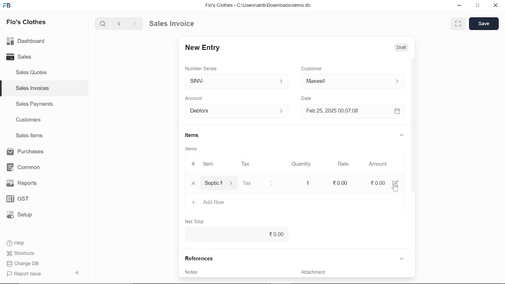 This screenshot has width=505, height=284. Describe the element at coordinates (32, 88) in the screenshot. I see `Sales Invoices` at that location.